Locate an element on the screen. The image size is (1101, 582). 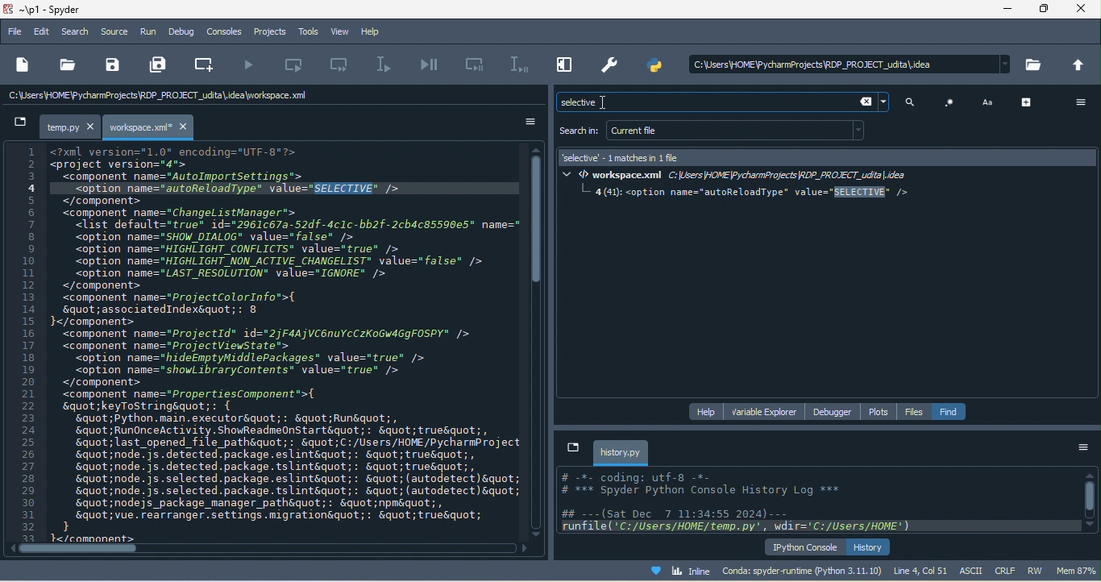
search is located at coordinates (914, 103).